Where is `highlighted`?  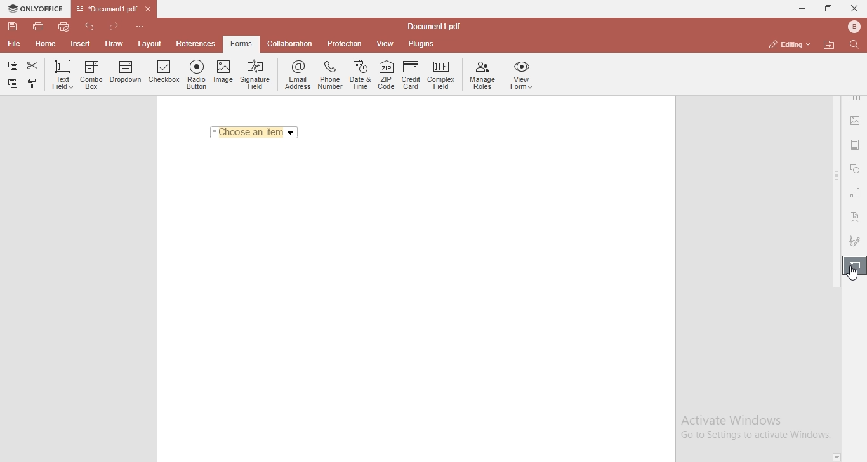
highlighted is located at coordinates (854, 267).